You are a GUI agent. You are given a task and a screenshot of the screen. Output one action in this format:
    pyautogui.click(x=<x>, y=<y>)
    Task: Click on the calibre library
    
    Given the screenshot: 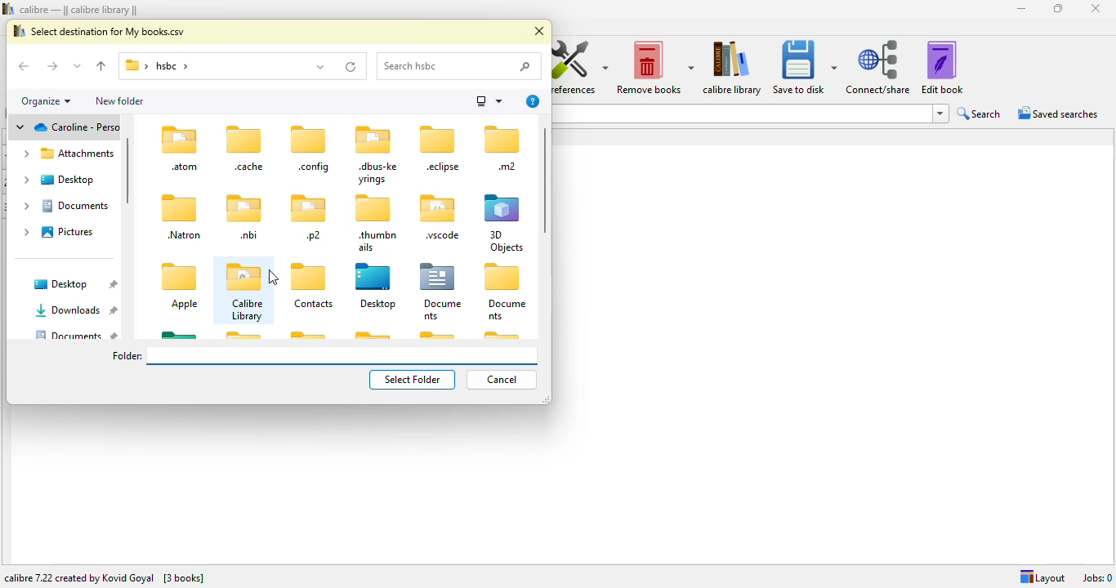 What is the action you would take?
    pyautogui.click(x=272, y=277)
    